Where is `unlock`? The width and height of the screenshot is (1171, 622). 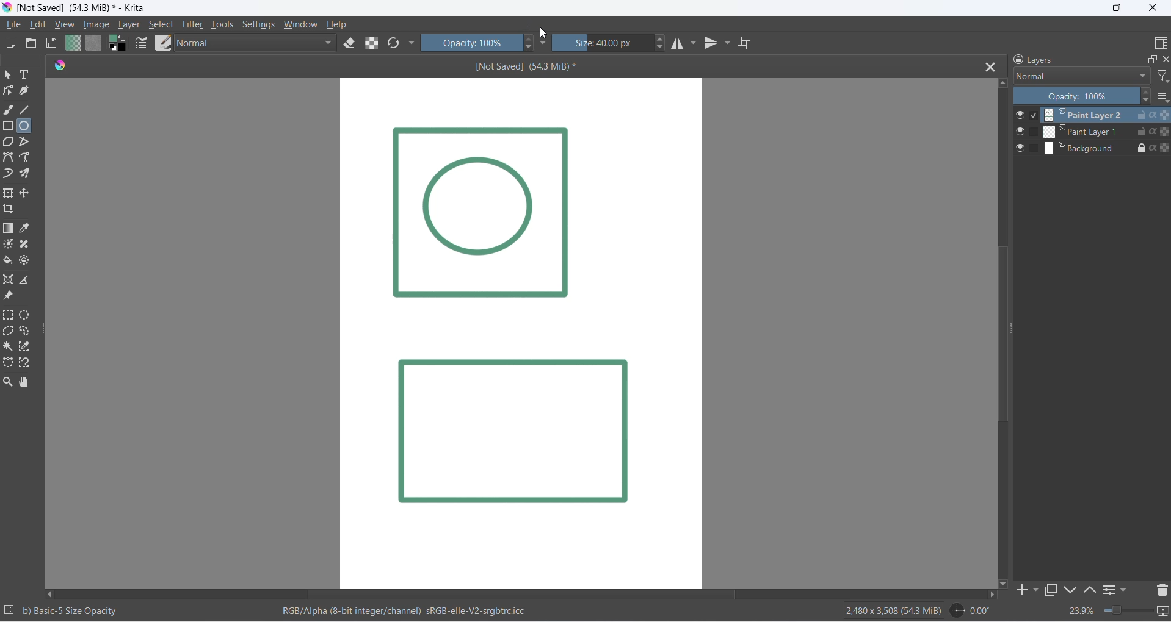
unlock is located at coordinates (1139, 146).